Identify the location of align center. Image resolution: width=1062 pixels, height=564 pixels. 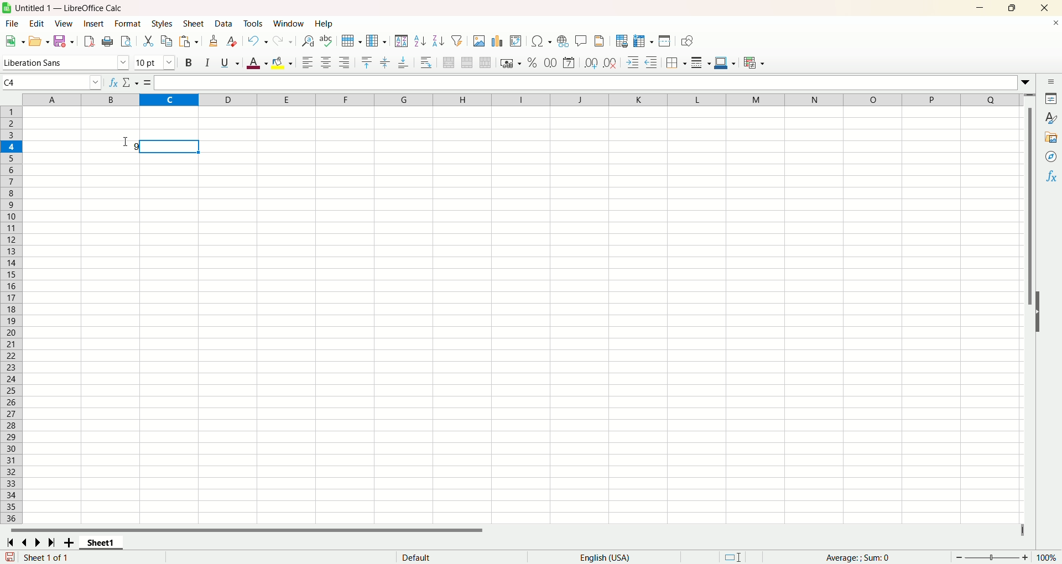
(328, 63).